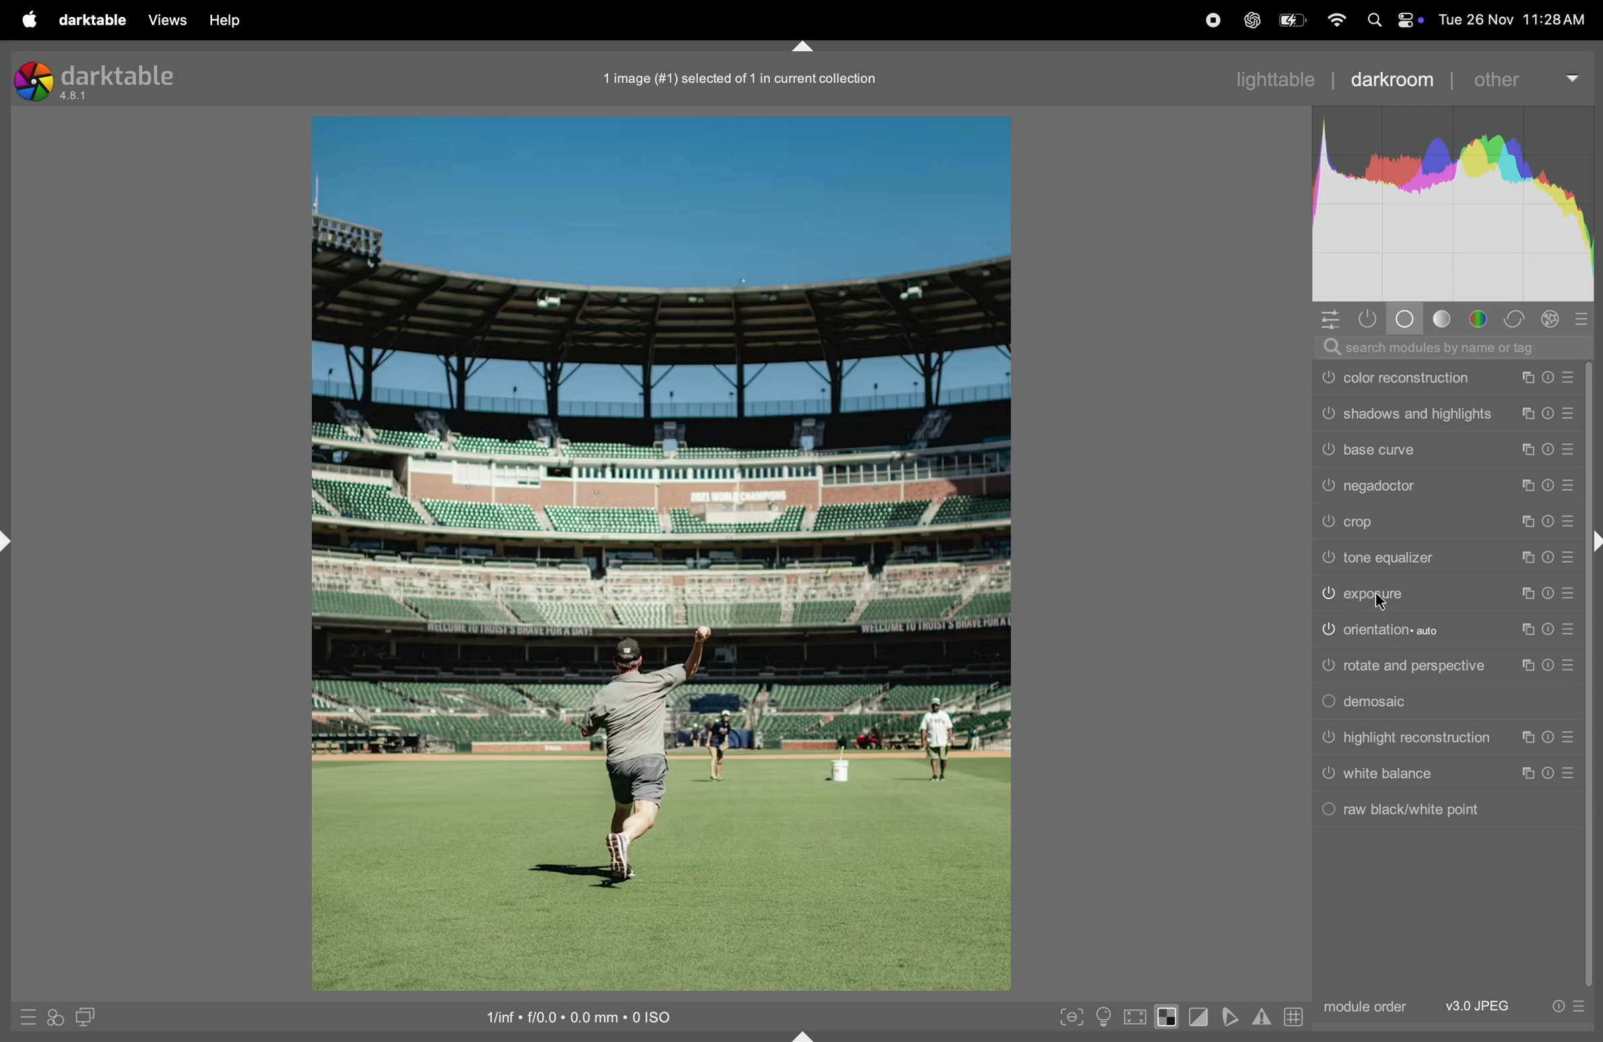  I want to click on reset presets, so click(1546, 596).